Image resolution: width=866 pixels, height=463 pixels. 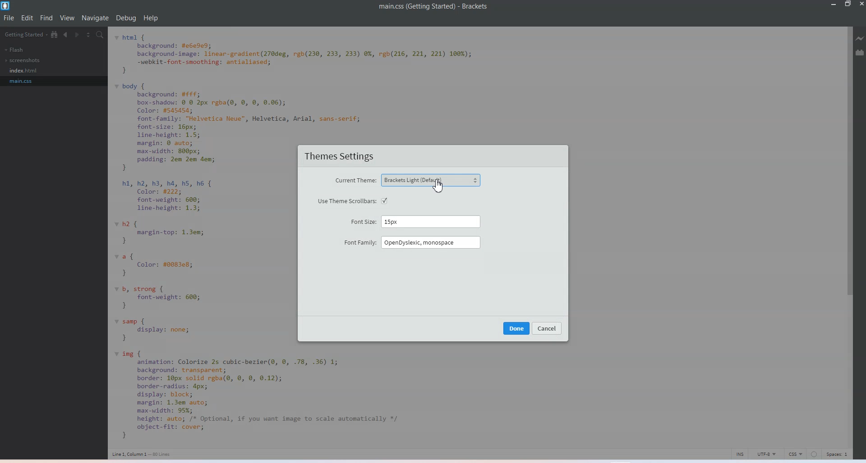 I want to click on UTF-8, so click(x=767, y=454).